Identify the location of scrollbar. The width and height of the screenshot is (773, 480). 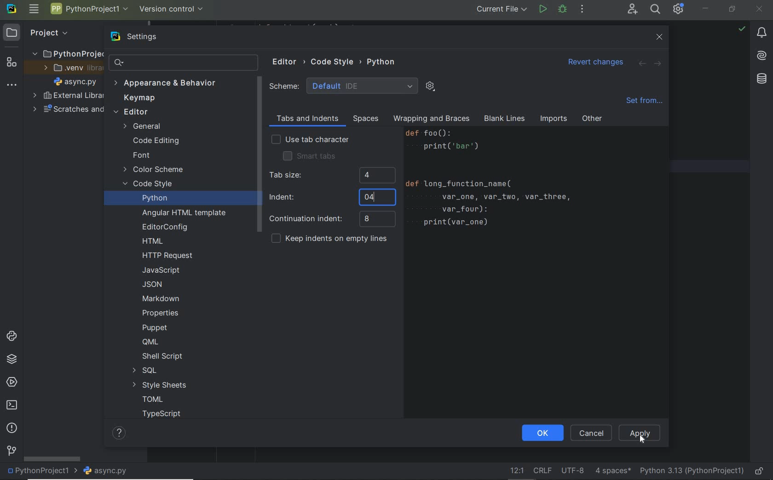
(258, 155).